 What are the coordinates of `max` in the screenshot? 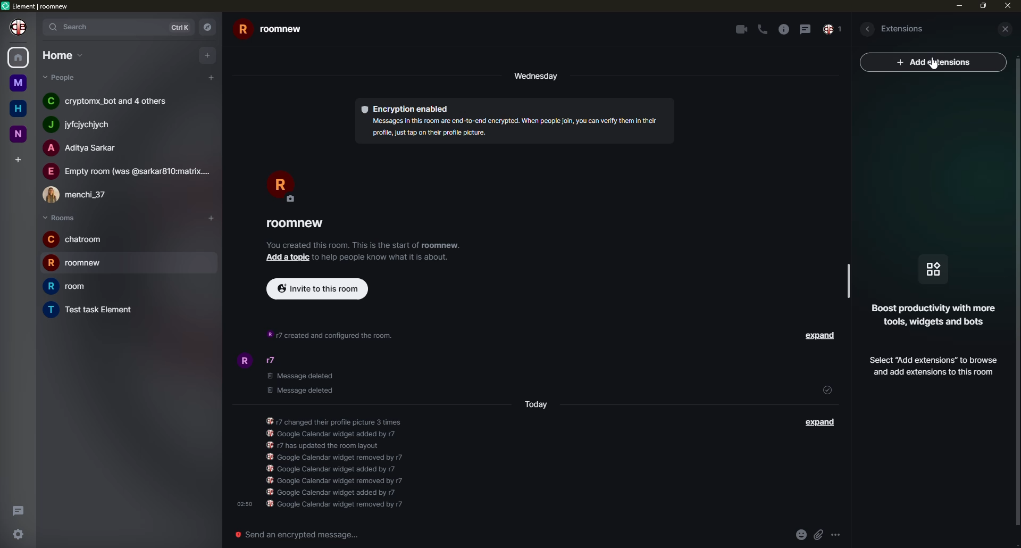 It's located at (982, 7).